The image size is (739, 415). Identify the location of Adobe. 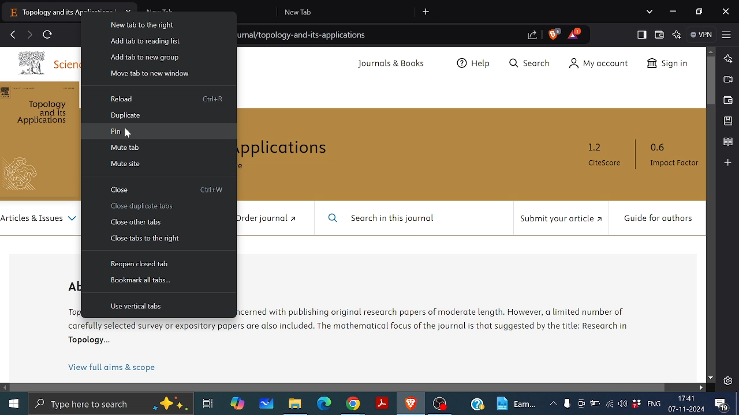
(380, 404).